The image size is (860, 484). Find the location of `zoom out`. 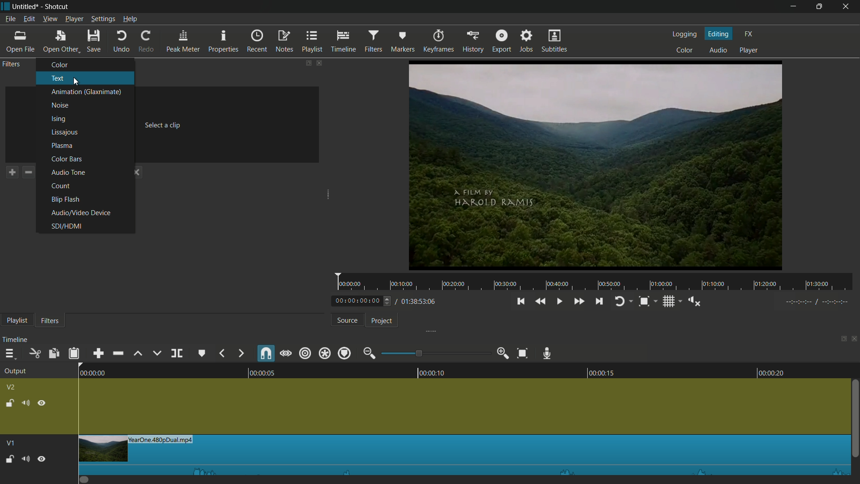

zoom out is located at coordinates (369, 353).